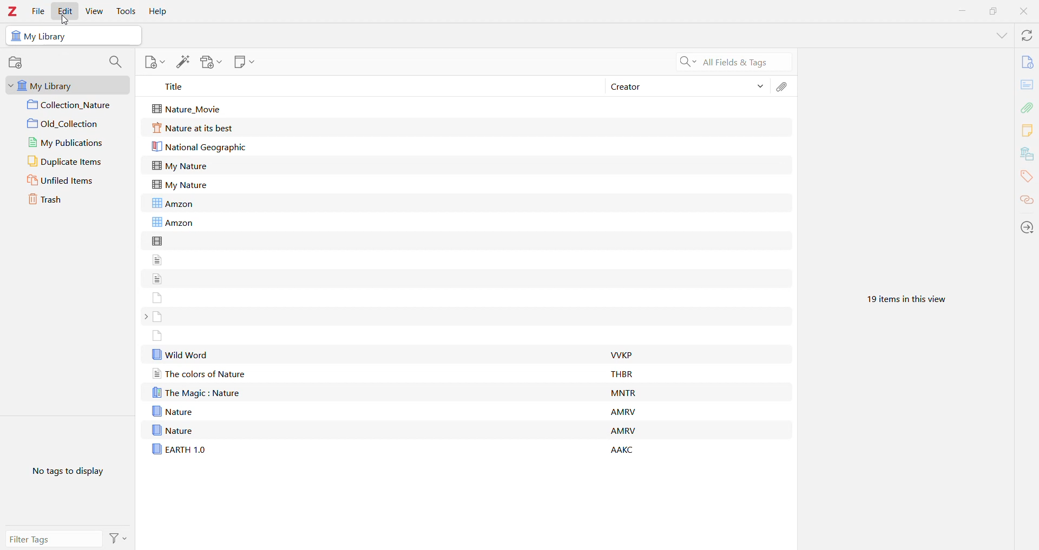 This screenshot has width=1039, height=550. I want to click on My Library, so click(65, 84).